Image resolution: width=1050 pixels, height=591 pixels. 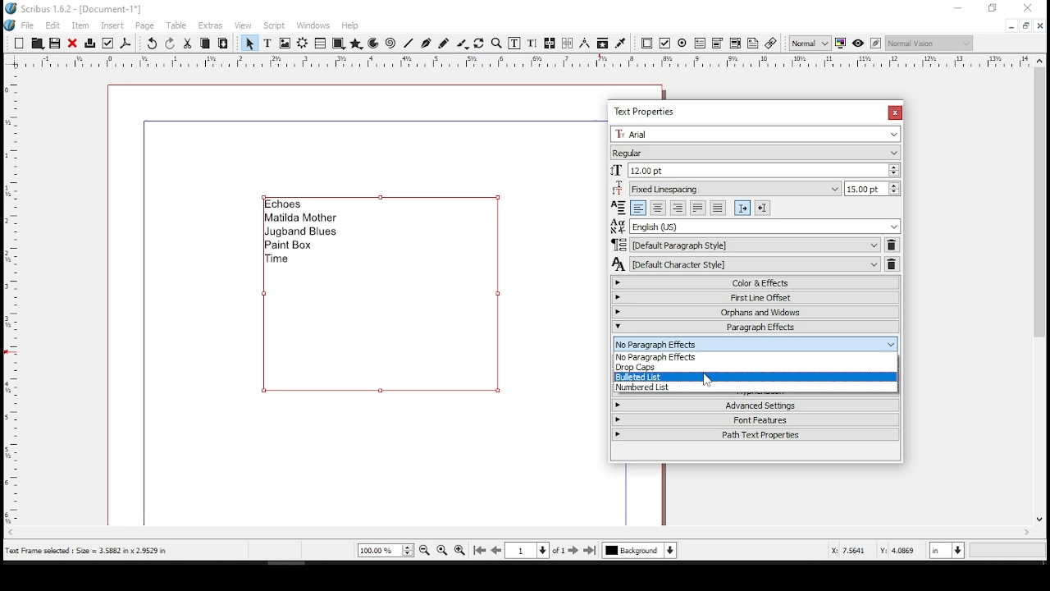 I want to click on print, so click(x=91, y=42).